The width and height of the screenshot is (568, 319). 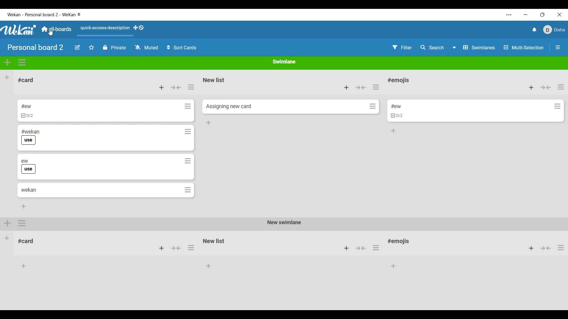 What do you see at coordinates (191, 248) in the screenshot?
I see `actions` at bounding box center [191, 248].